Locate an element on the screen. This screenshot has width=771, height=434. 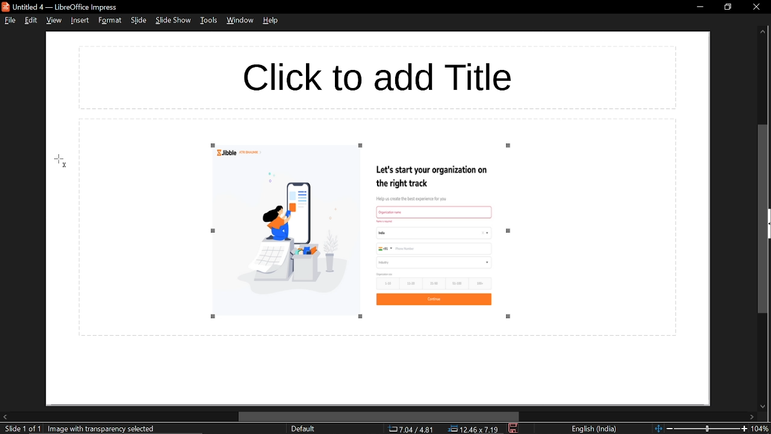
horizontal scrollbar is located at coordinates (376, 416).